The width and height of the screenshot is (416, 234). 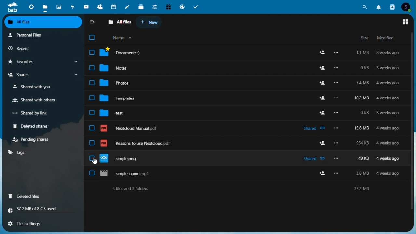 What do you see at coordinates (39, 36) in the screenshot?
I see `personal files` at bounding box center [39, 36].